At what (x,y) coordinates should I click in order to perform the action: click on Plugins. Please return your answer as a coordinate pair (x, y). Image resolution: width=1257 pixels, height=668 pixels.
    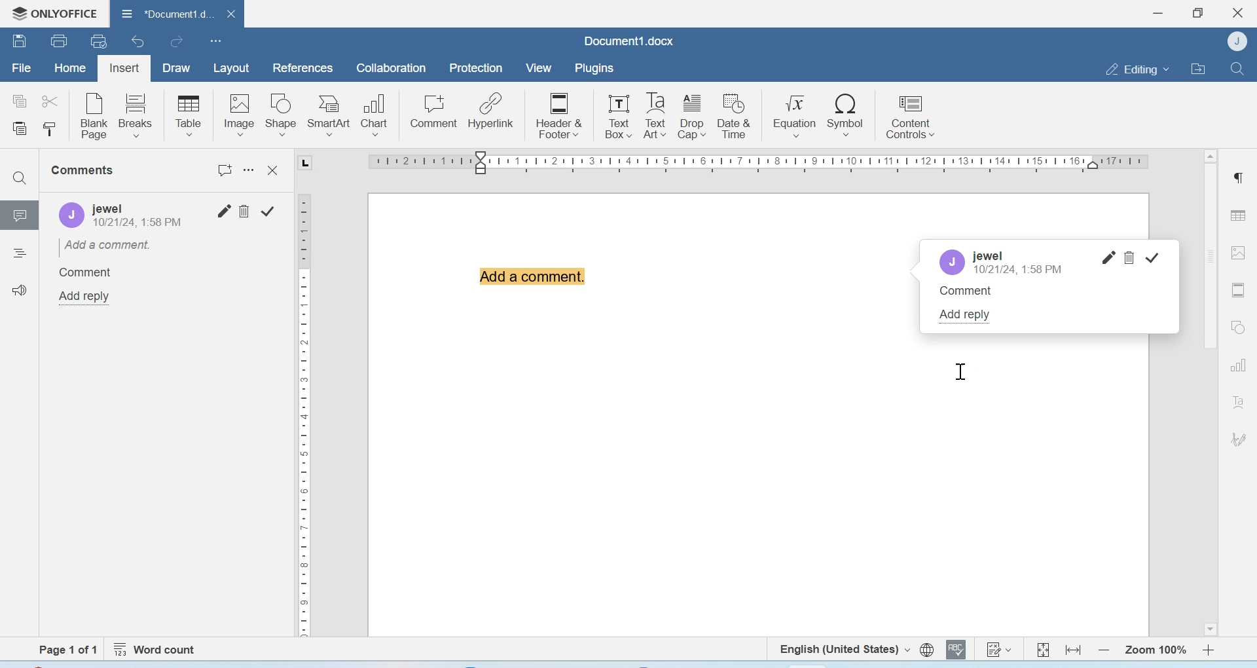
    Looking at the image, I should click on (593, 68).